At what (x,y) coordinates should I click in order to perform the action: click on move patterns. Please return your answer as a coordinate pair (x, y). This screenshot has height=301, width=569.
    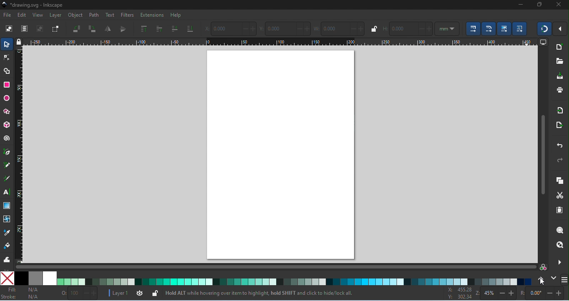
    Looking at the image, I should click on (520, 29).